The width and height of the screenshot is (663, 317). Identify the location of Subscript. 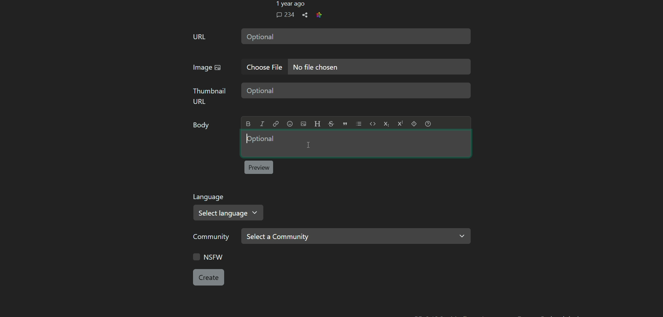
(386, 124).